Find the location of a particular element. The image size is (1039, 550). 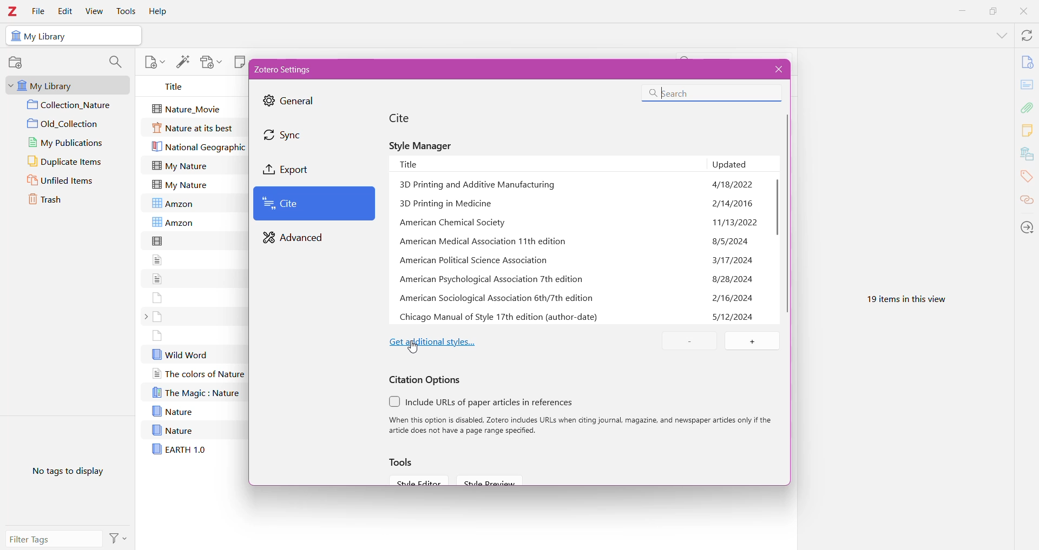

Export is located at coordinates (299, 169).